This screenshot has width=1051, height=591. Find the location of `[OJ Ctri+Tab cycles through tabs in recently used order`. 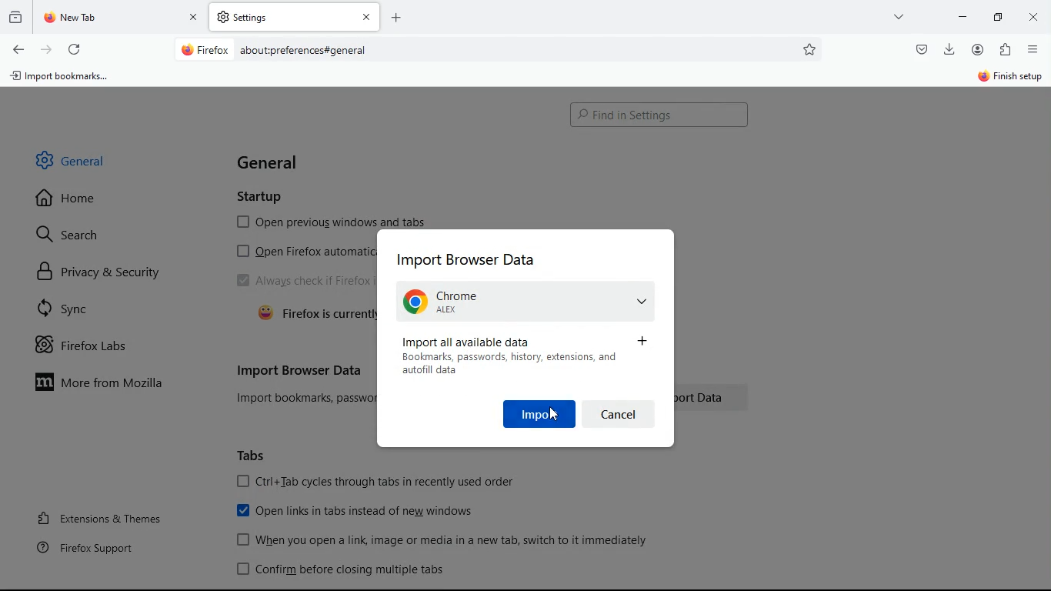

[OJ Ctri+Tab cycles through tabs in recently used order is located at coordinates (376, 482).